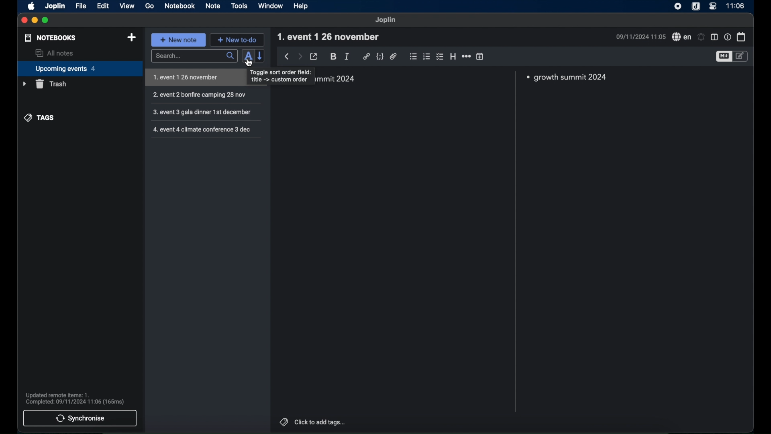 The image size is (771, 434). Describe the element at coordinates (104, 6) in the screenshot. I see `edit` at that location.